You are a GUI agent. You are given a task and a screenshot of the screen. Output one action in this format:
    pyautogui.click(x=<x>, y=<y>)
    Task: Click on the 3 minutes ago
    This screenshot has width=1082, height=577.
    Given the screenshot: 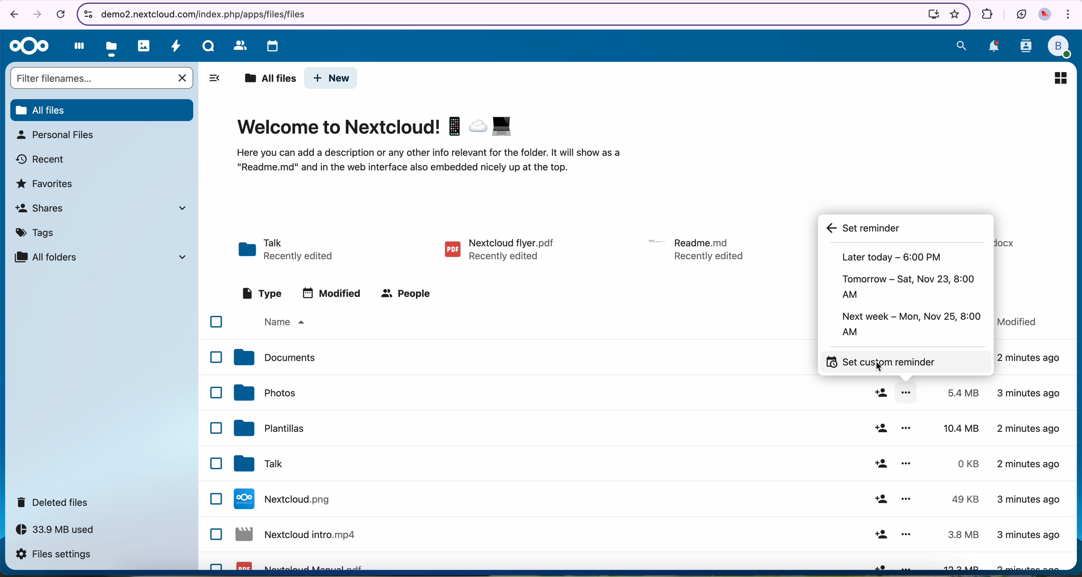 What is the action you would take?
    pyautogui.click(x=1029, y=535)
    